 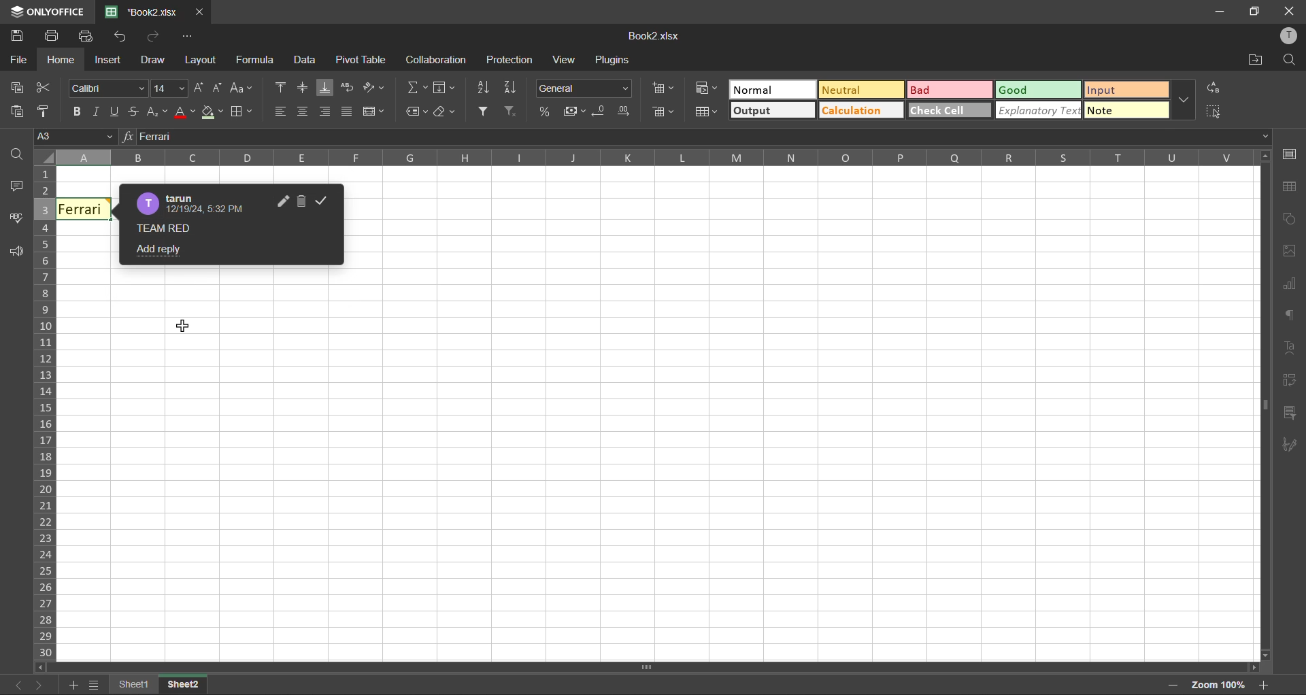 I want to click on fill color, so click(x=210, y=113).